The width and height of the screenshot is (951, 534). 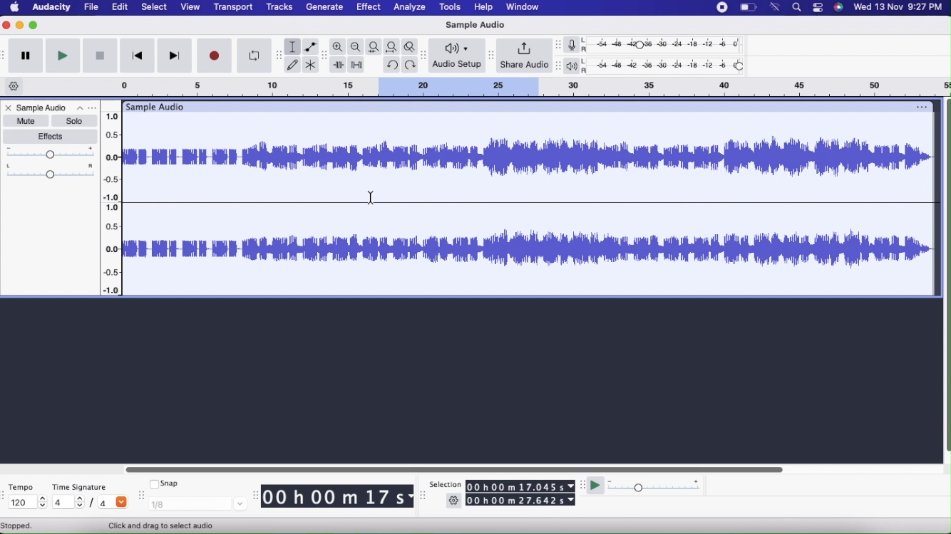 I want to click on Playback level, so click(x=667, y=66).